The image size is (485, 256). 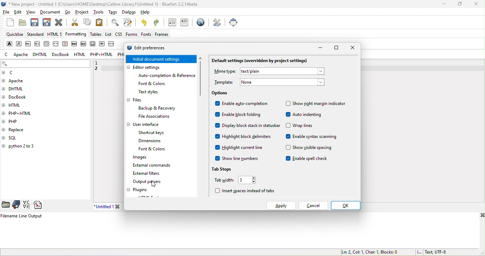 I want to click on tags, so click(x=112, y=12).